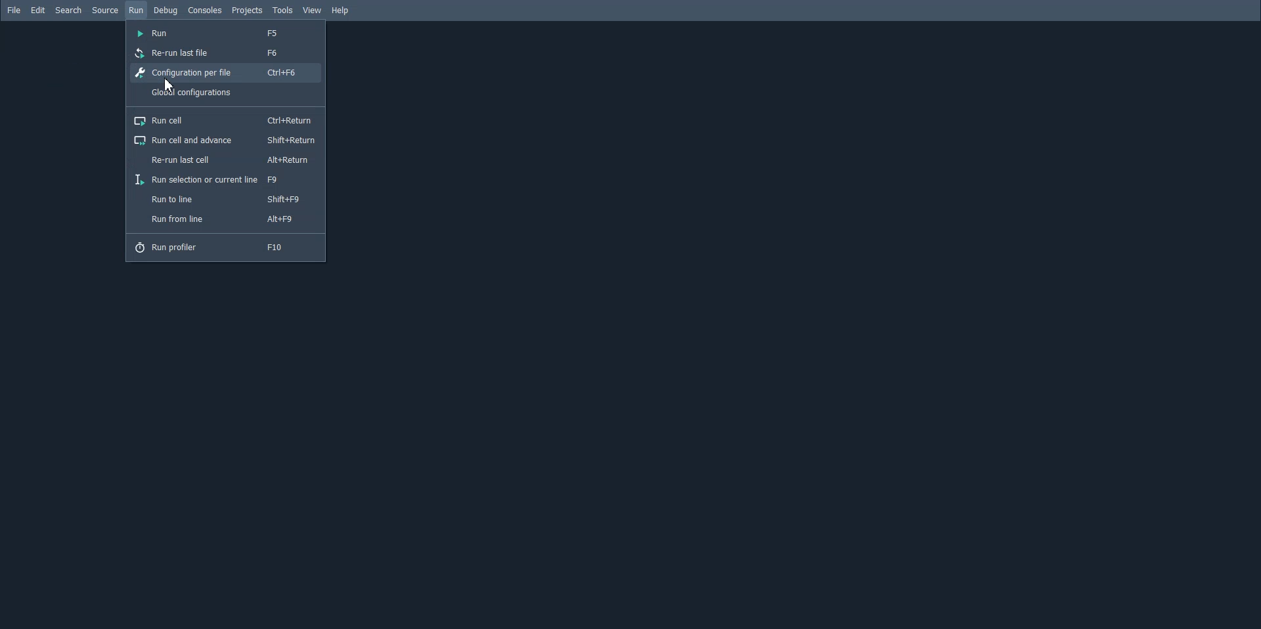 This screenshot has width=1261, height=629. I want to click on Projects, so click(248, 10).